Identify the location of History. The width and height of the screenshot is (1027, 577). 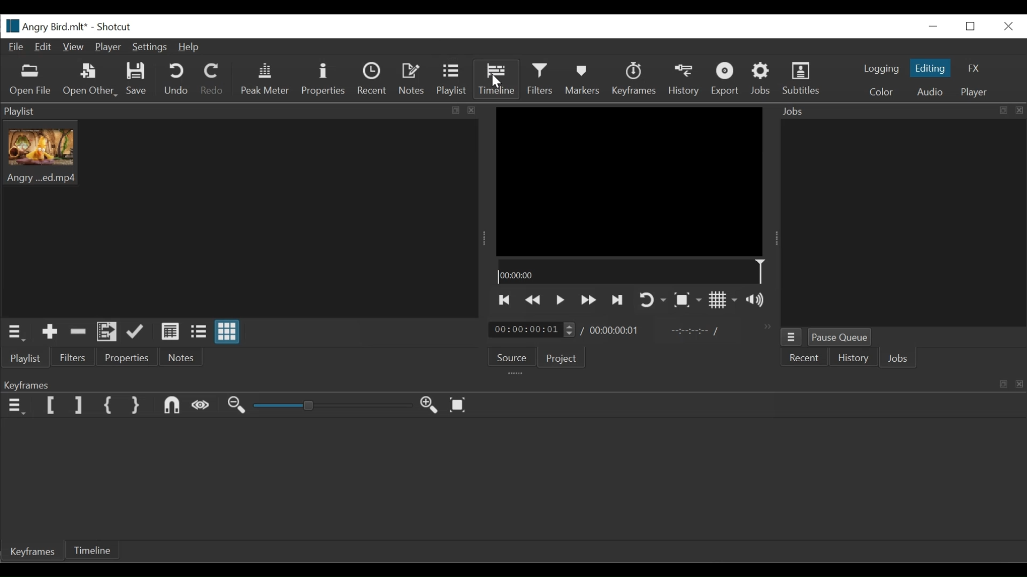
(685, 80).